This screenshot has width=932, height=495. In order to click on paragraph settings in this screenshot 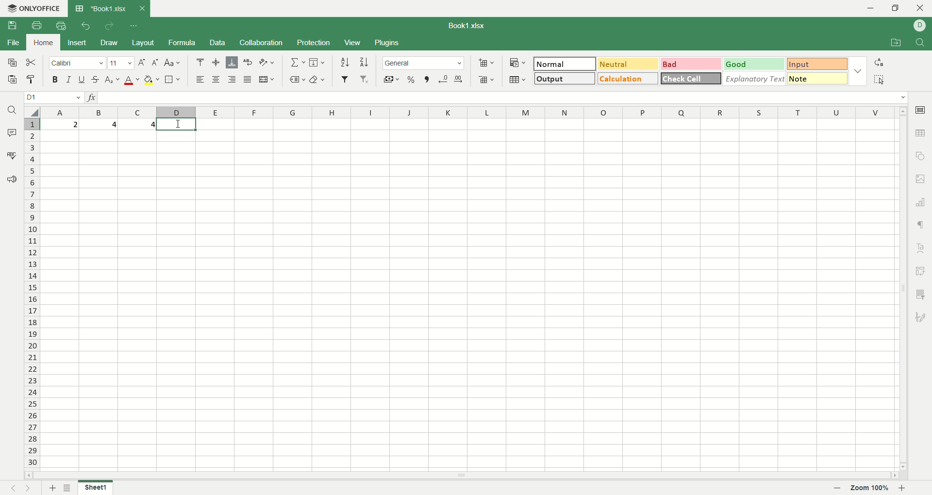, I will do `click(921, 226)`.